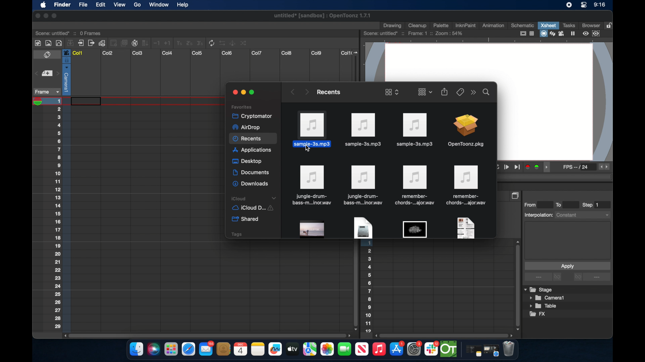 The height and width of the screenshot is (362, 645). I want to click on mp3 file selected, so click(314, 128).